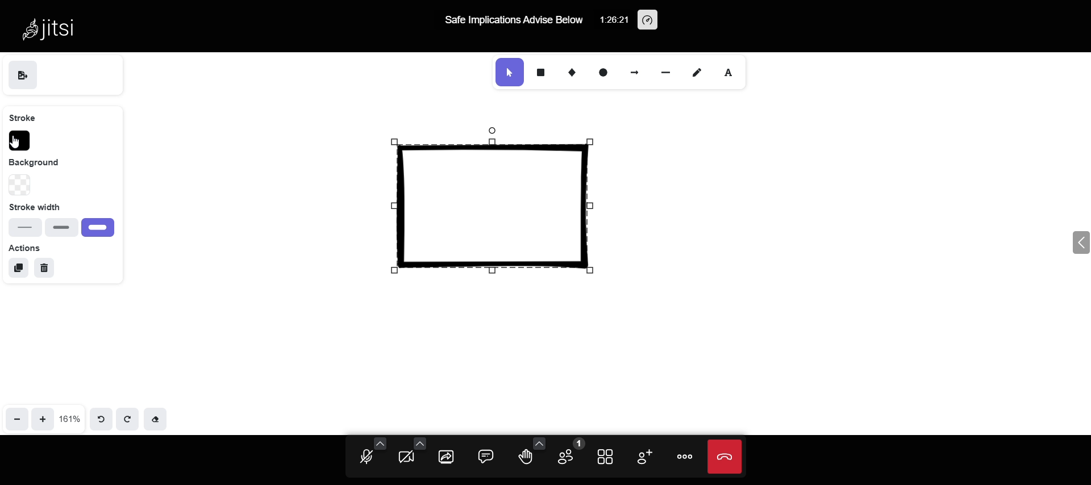  I want to click on selected shape, so click(502, 204).